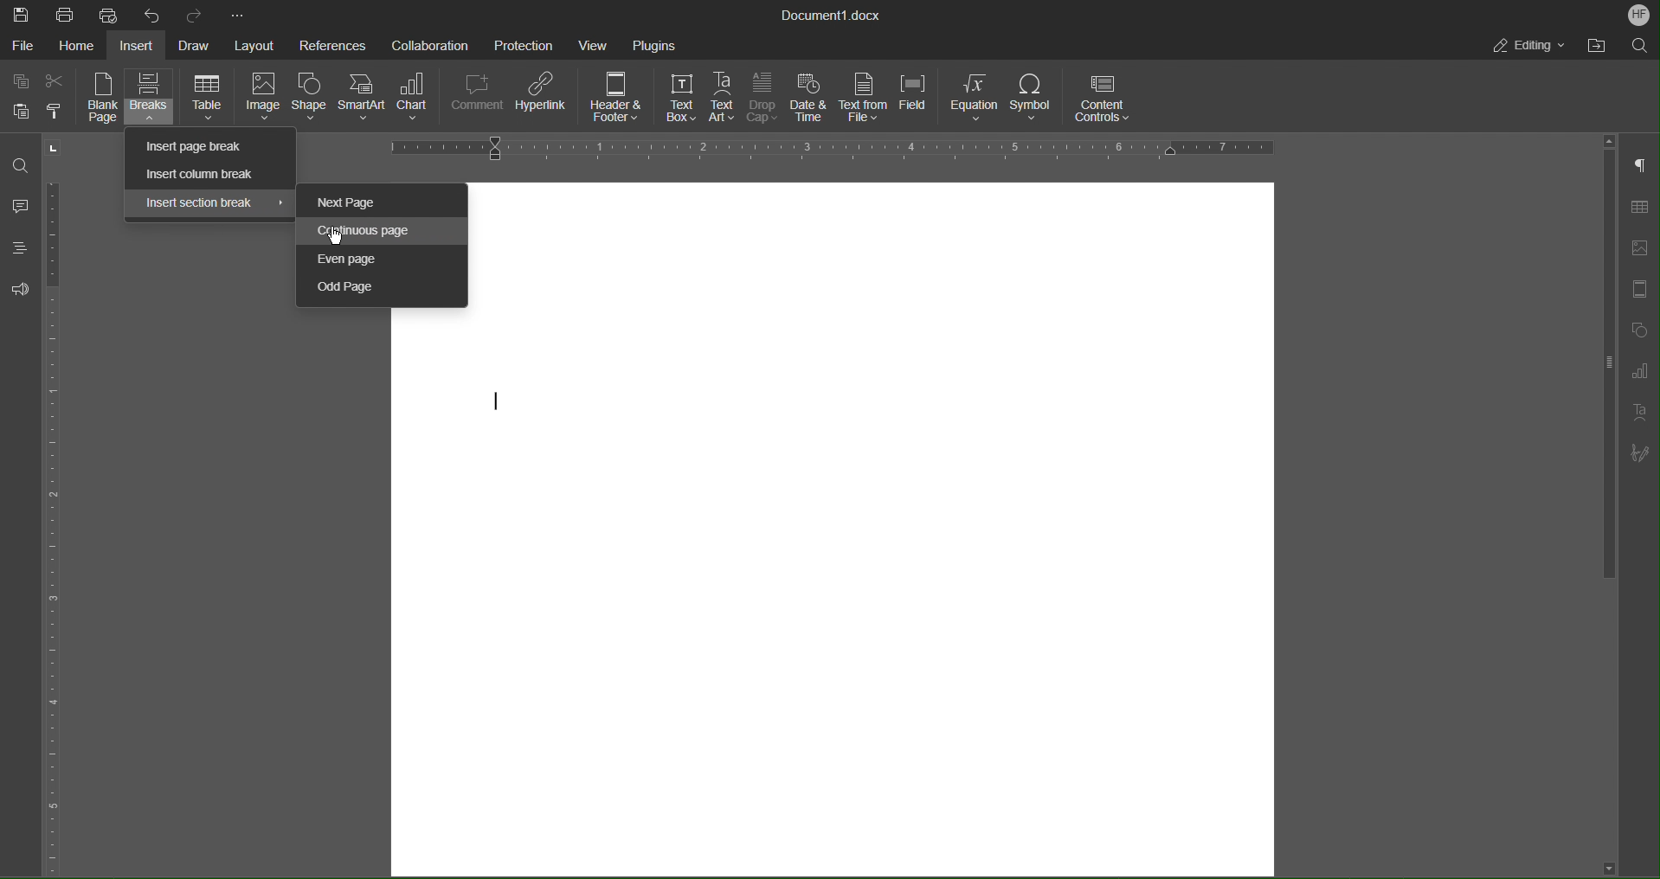 Image resolution: width=1660 pixels, height=879 pixels. I want to click on vertical scroll bar, so click(1603, 361).